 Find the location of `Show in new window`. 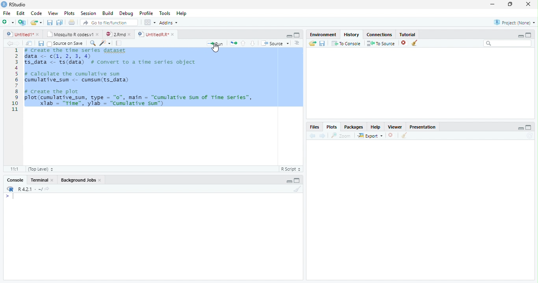

Show in new window is located at coordinates (29, 44).